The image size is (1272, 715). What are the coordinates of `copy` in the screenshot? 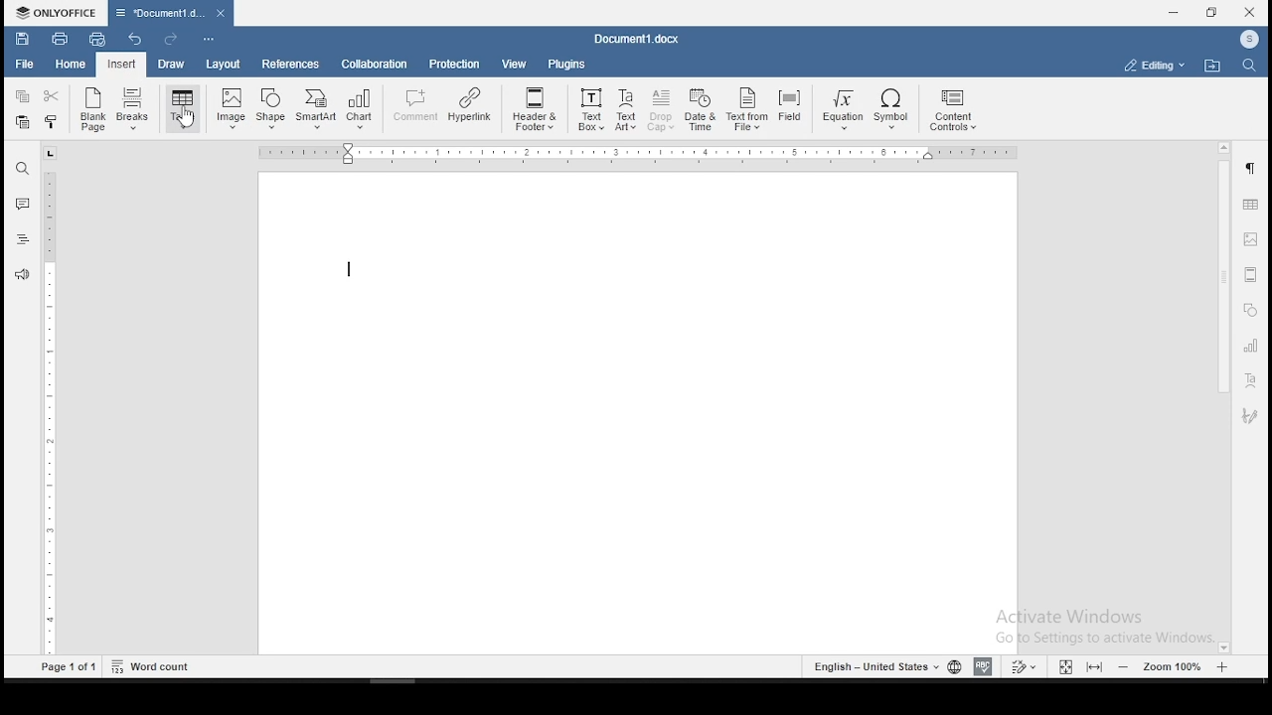 It's located at (23, 96).